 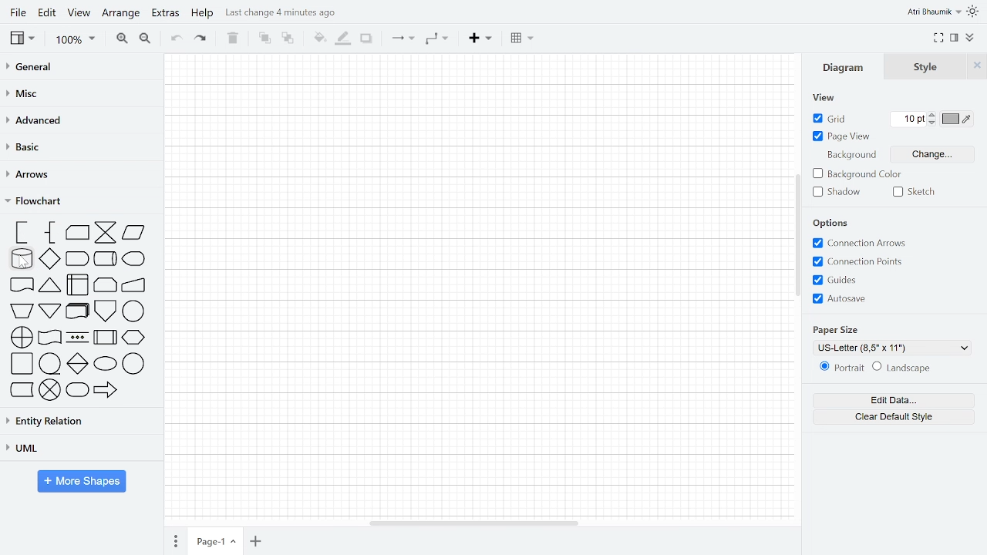 I want to click on Edit data, so click(x=898, y=400).